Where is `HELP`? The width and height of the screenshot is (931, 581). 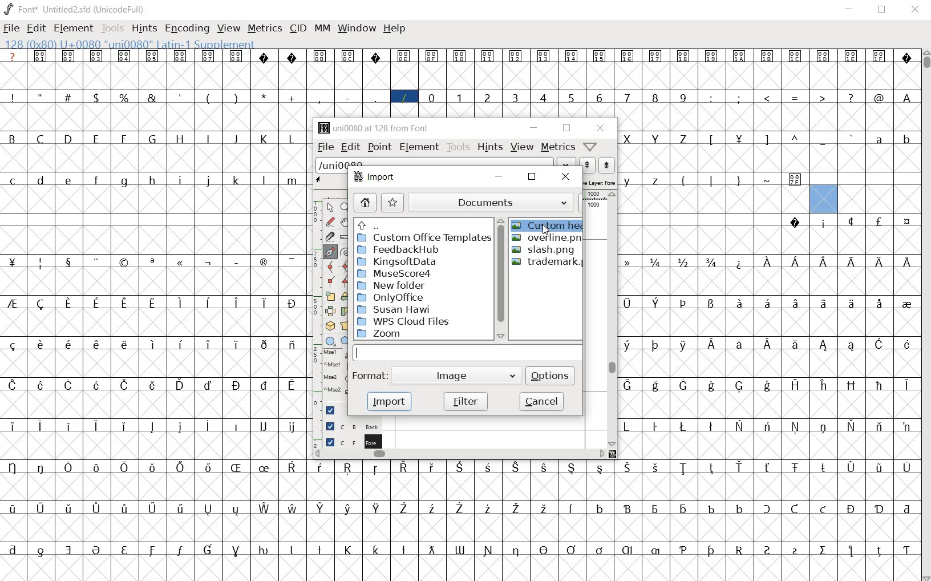
HELP is located at coordinates (395, 30).